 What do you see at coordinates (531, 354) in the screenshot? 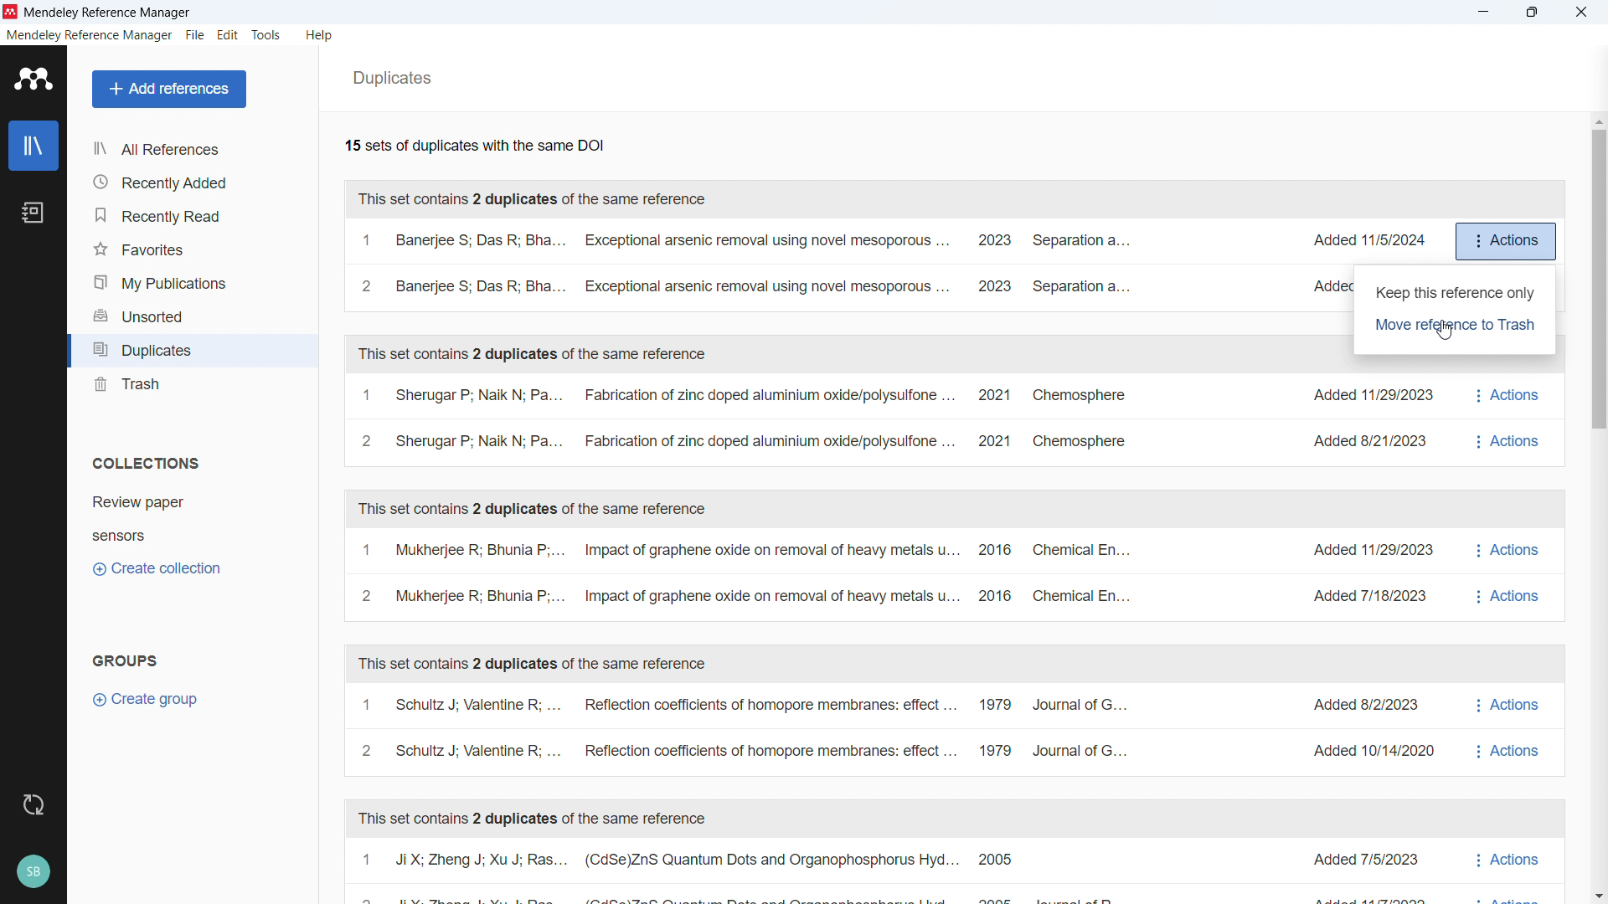
I see `This set contains two duplicates of the same reference` at bounding box center [531, 354].